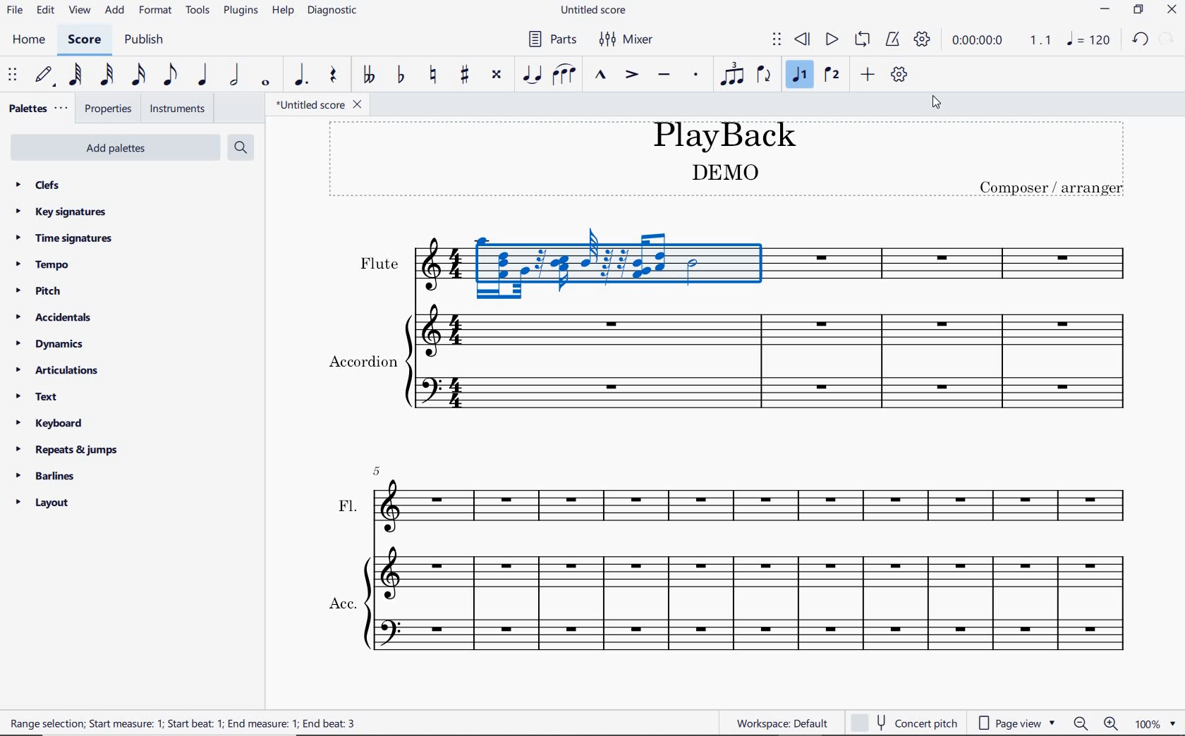 The width and height of the screenshot is (1185, 736). What do you see at coordinates (935, 106) in the screenshot?
I see `cursor` at bounding box center [935, 106].